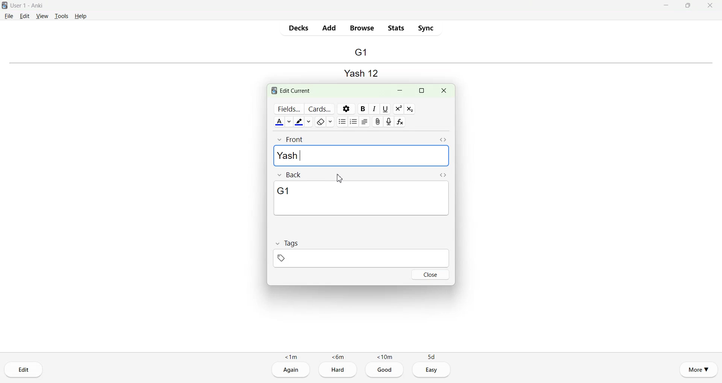 The width and height of the screenshot is (722, 383). Describe the element at coordinates (363, 28) in the screenshot. I see `Browse` at that location.